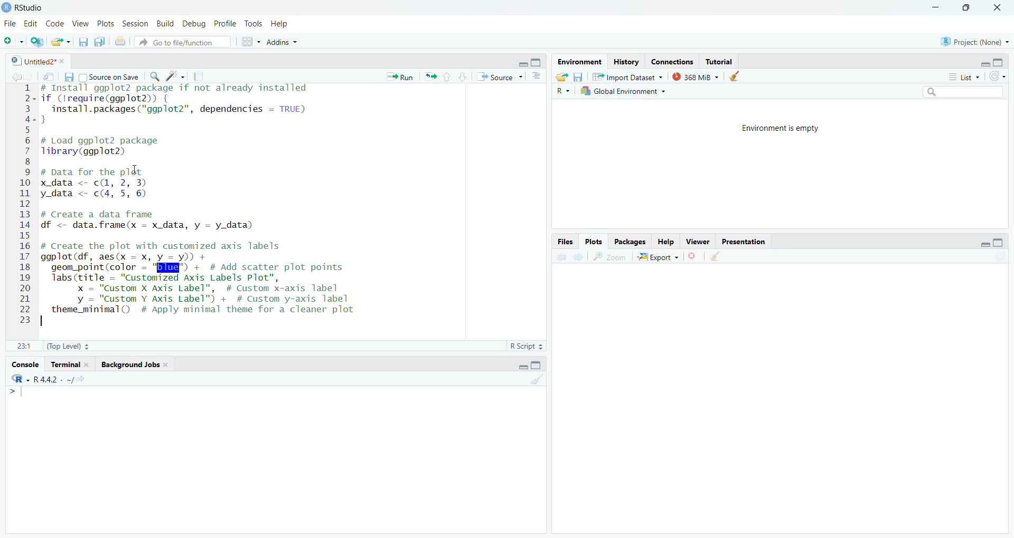 The image size is (1014, 538). I want to click on Tools, so click(253, 23).